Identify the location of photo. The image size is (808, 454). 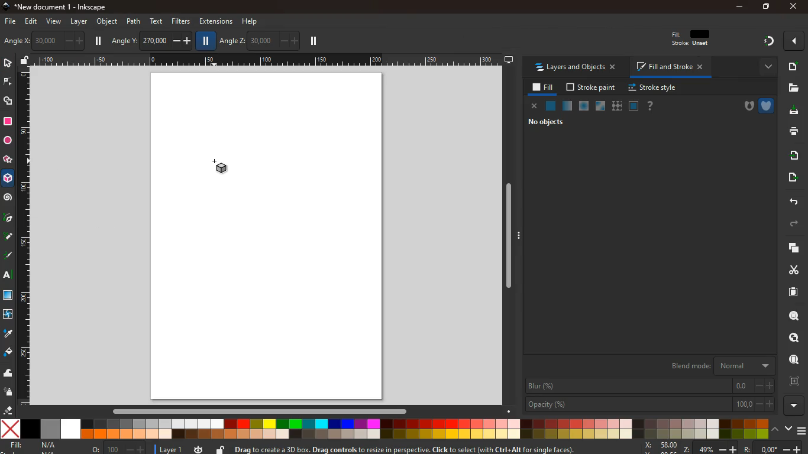
(12, 41).